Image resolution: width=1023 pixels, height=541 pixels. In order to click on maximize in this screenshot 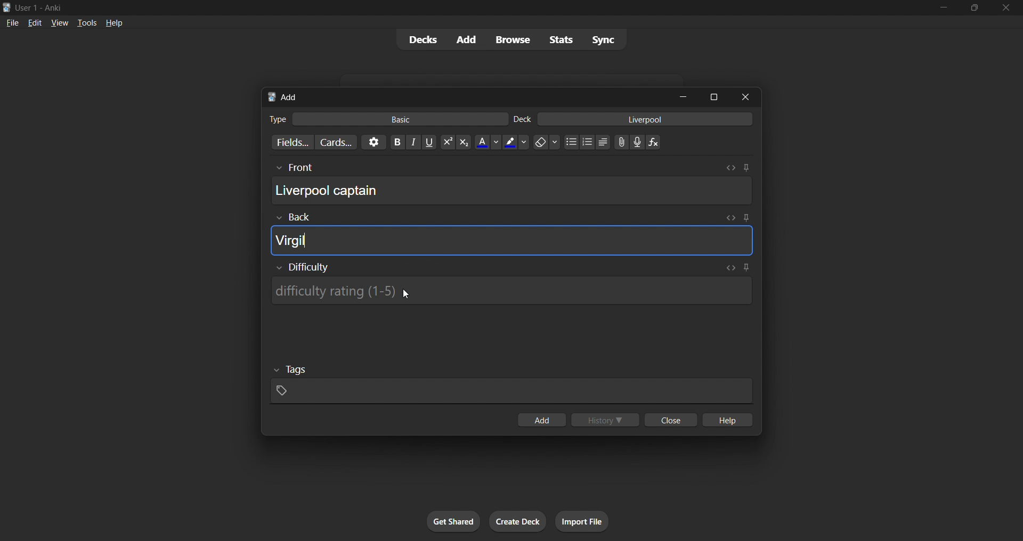, I will do `click(713, 97)`.